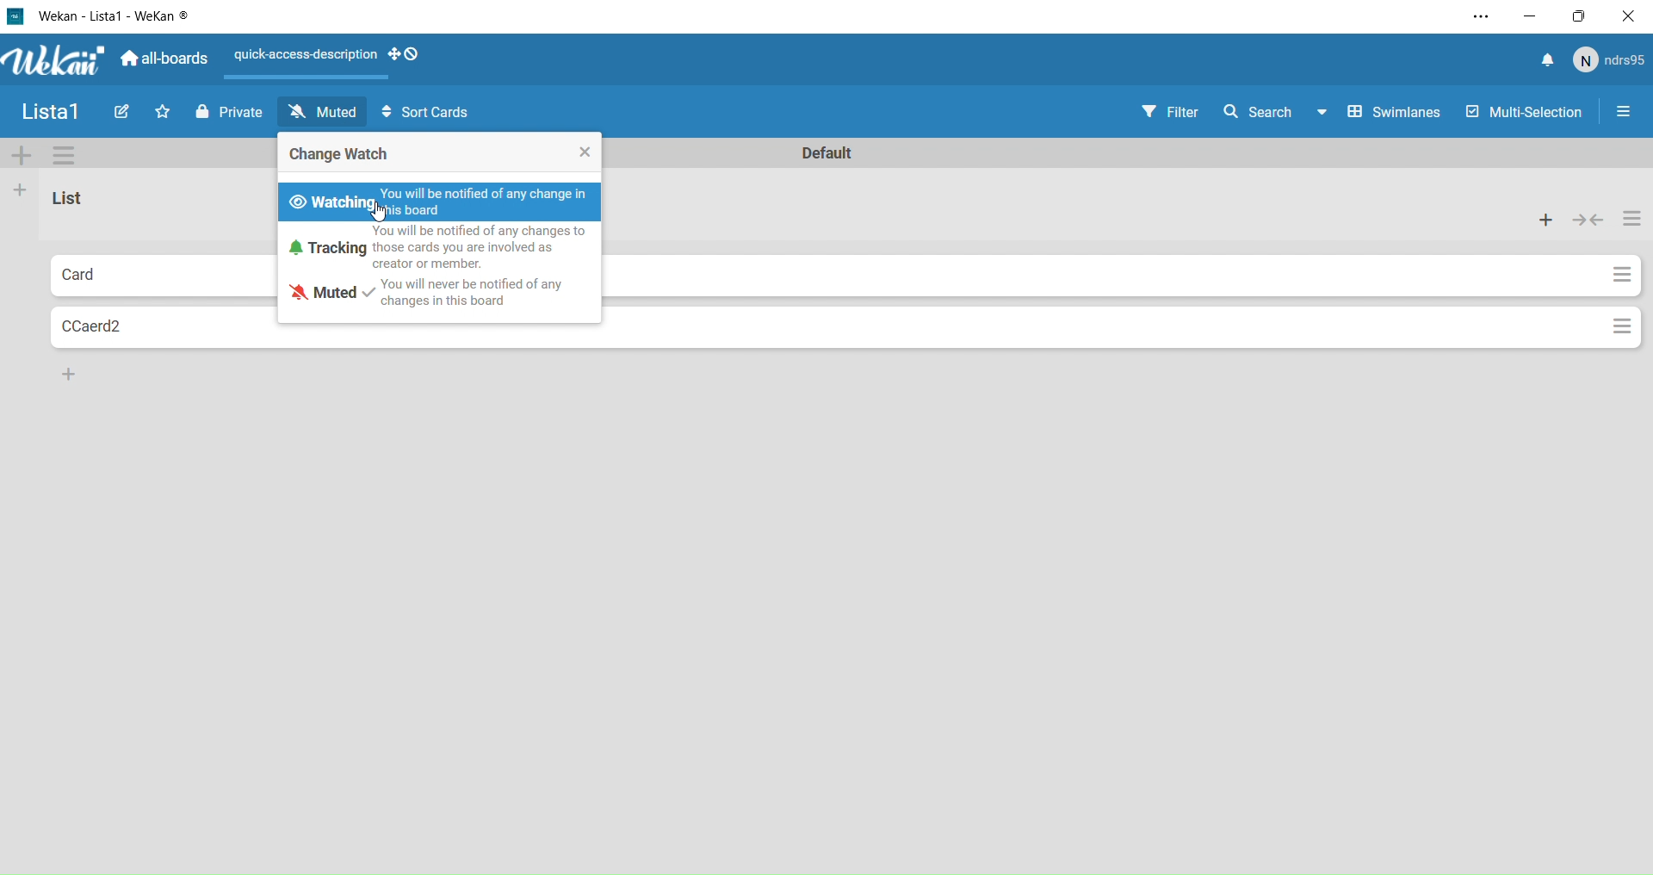 The width and height of the screenshot is (1653, 875). I want to click on Swimlanes, so click(1390, 113).